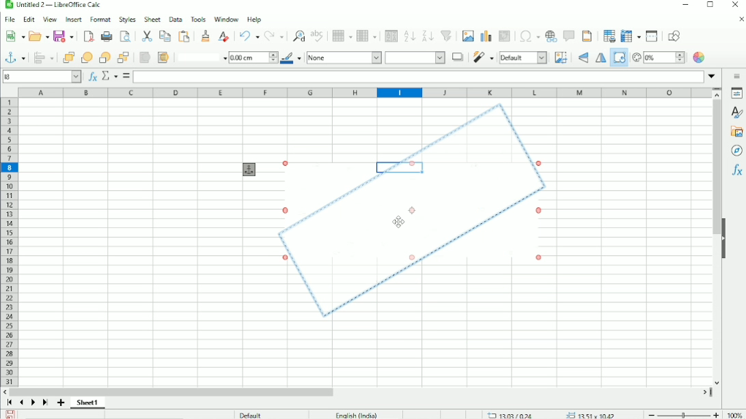  What do you see at coordinates (505, 36) in the screenshot?
I see `Insert or edit pivot table` at bounding box center [505, 36].